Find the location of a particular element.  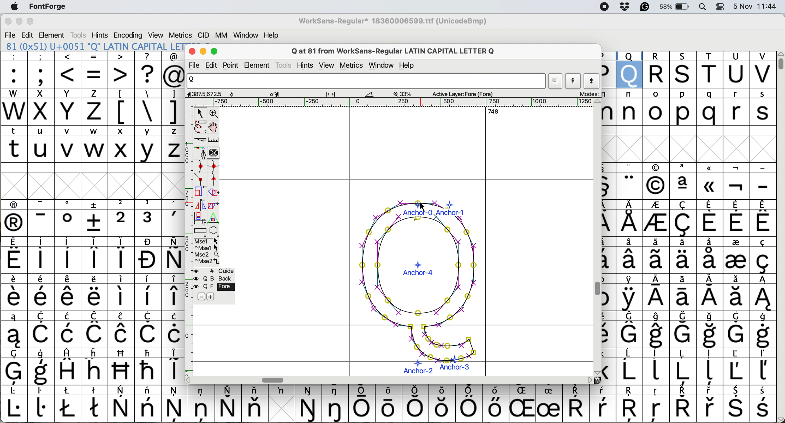

tools is located at coordinates (283, 66).